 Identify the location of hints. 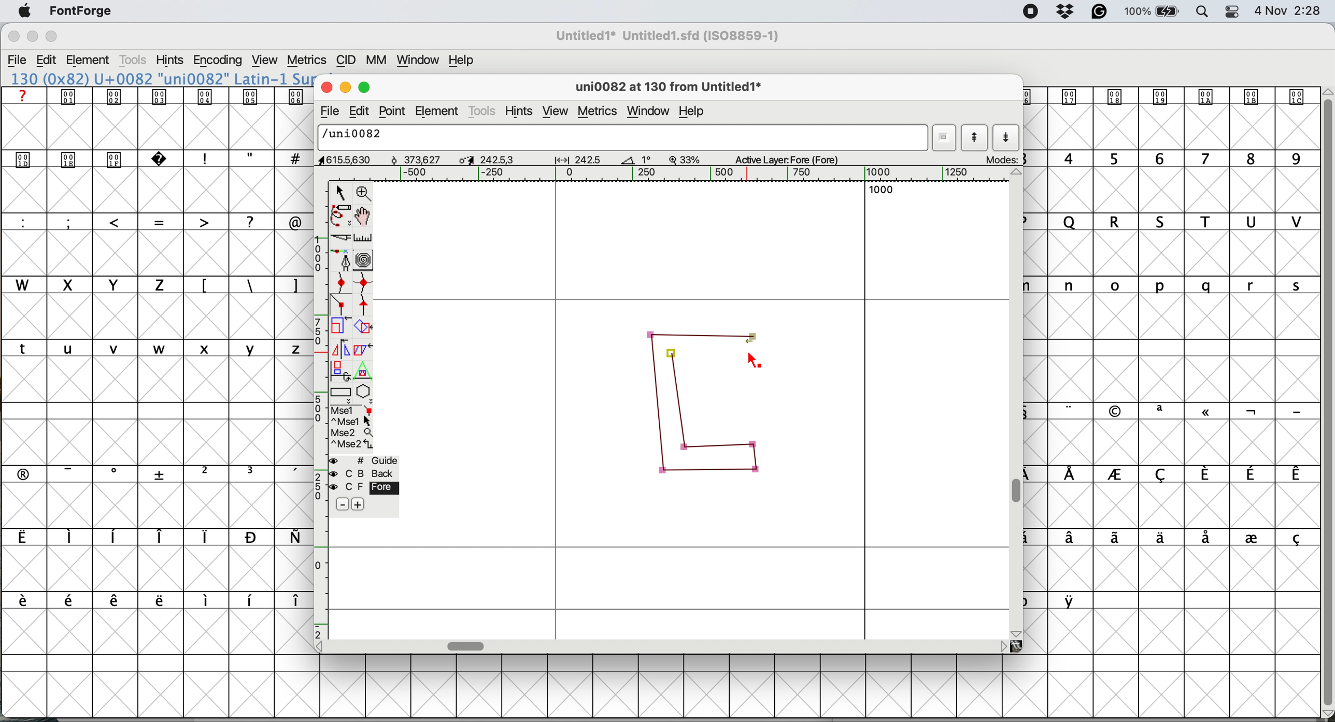
(520, 112).